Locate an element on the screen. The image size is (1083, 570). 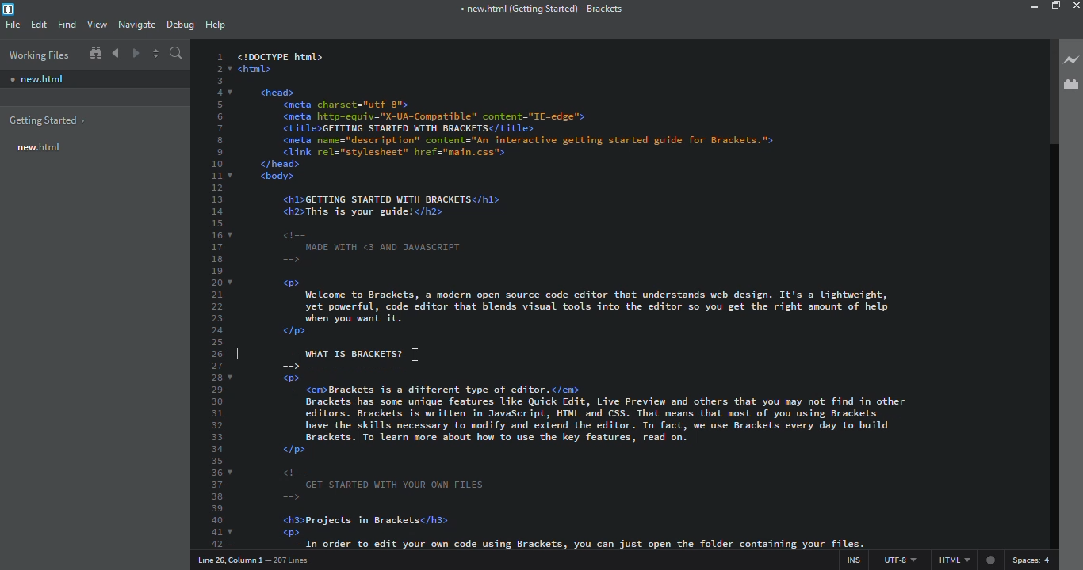
help is located at coordinates (216, 25).